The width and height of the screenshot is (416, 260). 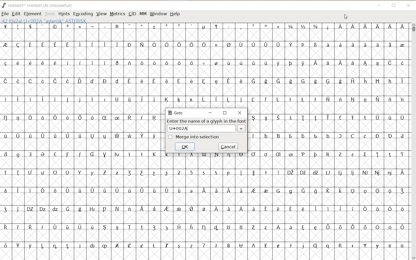 I want to click on WINDOW, so click(x=158, y=14).